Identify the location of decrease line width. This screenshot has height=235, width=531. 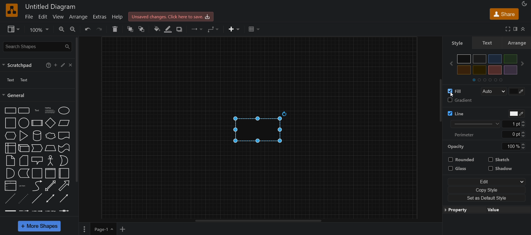
(525, 126).